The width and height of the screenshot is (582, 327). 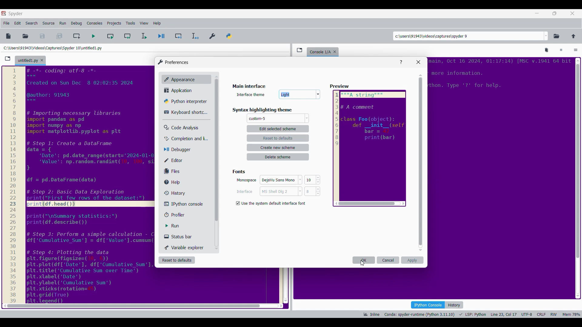 I want to click on scroll bar, so click(x=132, y=306).